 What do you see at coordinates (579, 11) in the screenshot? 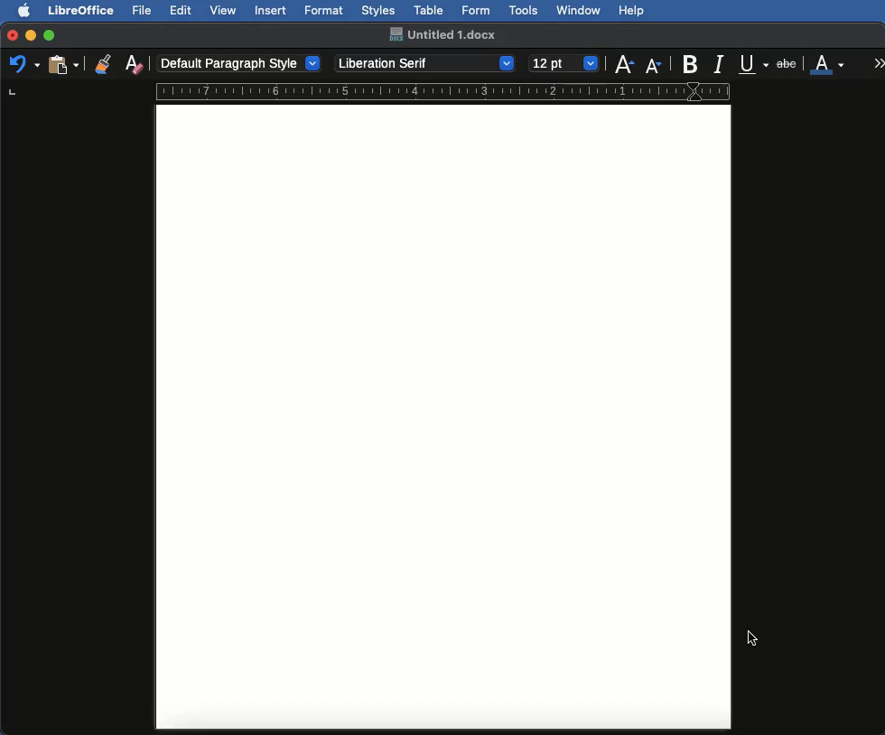
I see `Window` at bounding box center [579, 11].